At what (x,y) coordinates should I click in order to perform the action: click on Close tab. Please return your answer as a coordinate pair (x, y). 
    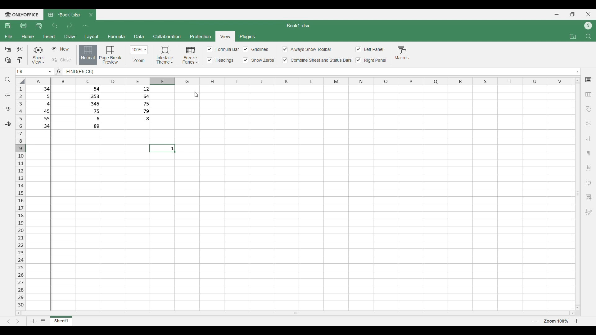
    Looking at the image, I should click on (91, 15).